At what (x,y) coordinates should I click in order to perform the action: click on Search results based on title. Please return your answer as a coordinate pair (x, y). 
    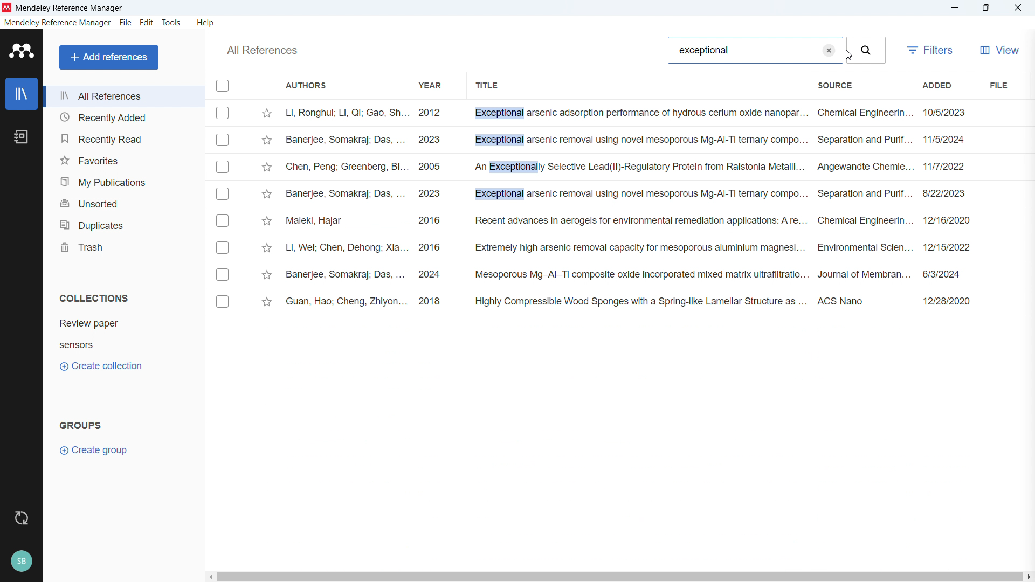
    Looking at the image, I should click on (639, 207).